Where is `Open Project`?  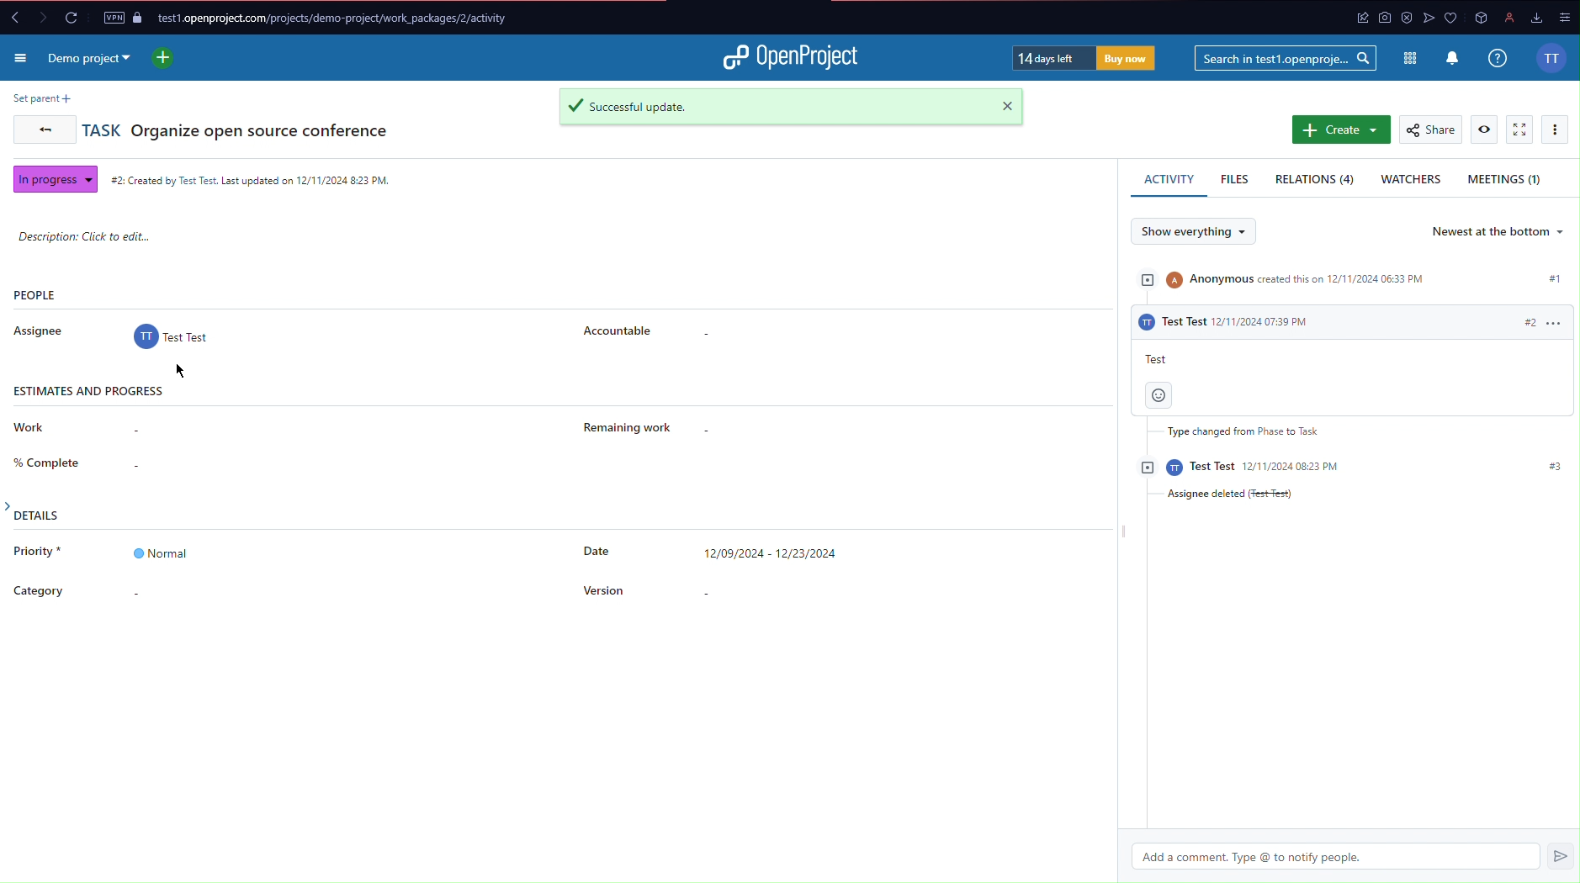
Open Project is located at coordinates (793, 62).